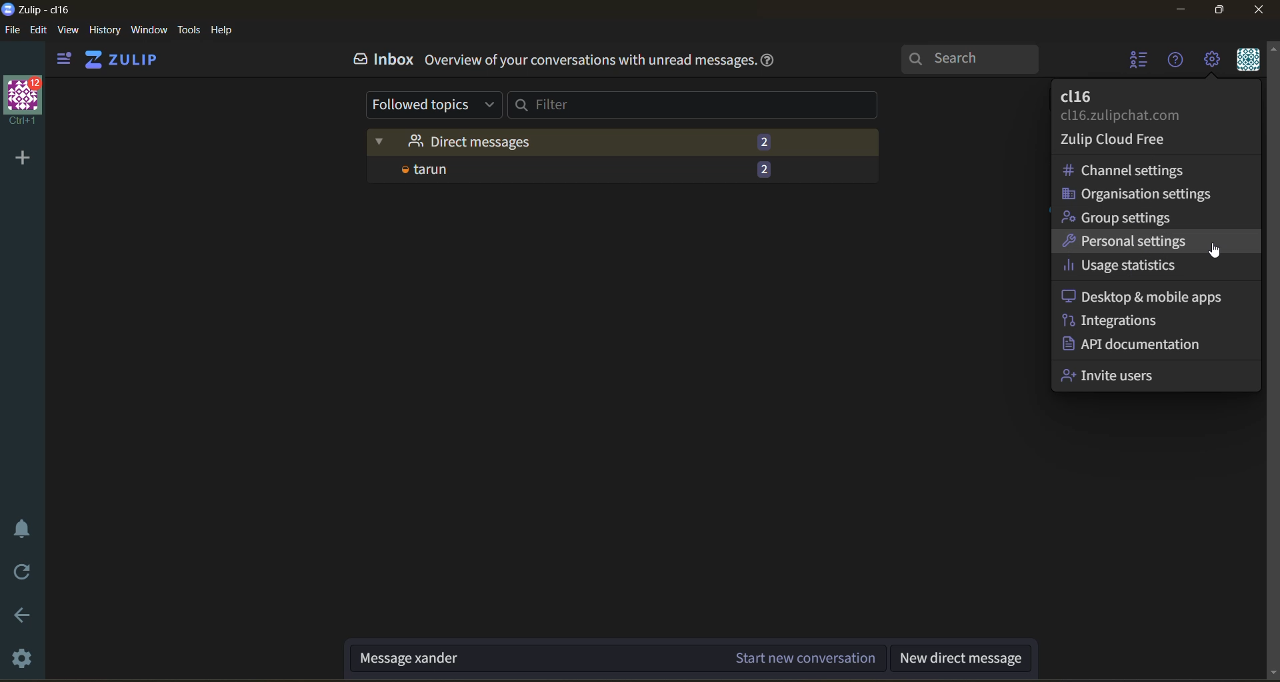  Describe the element at coordinates (222, 31) in the screenshot. I see `help` at that location.